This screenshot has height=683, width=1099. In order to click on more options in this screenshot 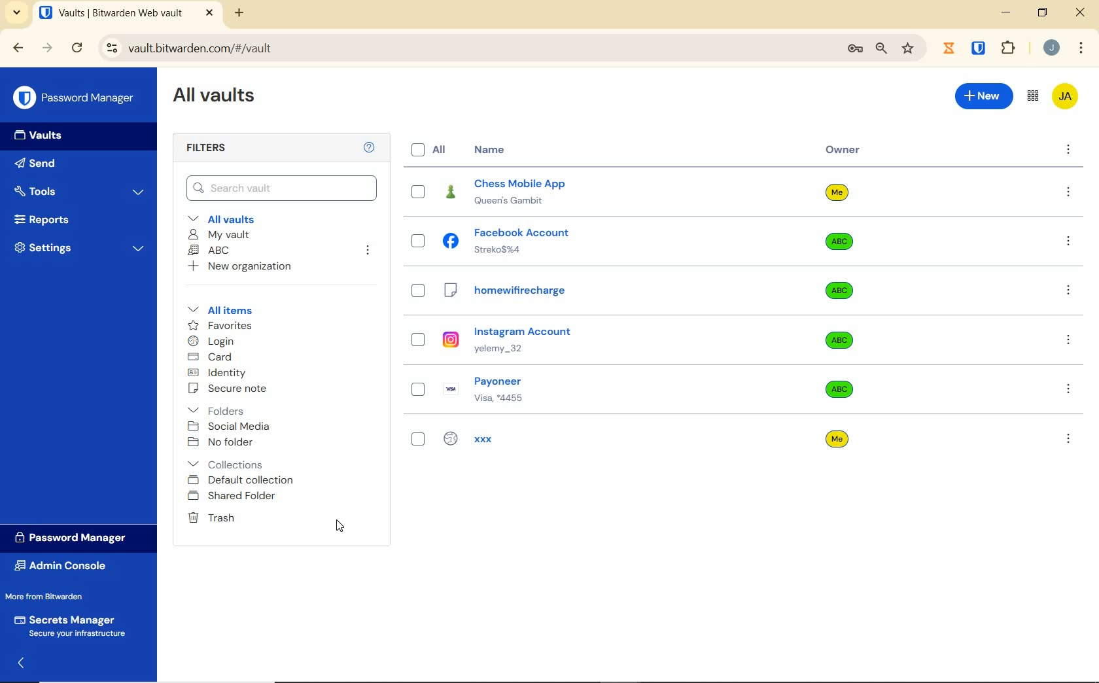, I will do `click(1068, 391)`.